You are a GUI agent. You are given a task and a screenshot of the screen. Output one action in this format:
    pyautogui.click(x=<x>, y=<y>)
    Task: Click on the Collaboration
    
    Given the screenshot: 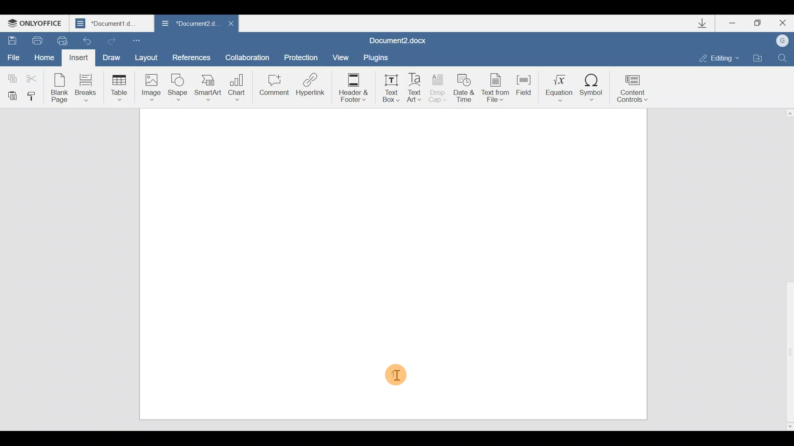 What is the action you would take?
    pyautogui.click(x=250, y=57)
    